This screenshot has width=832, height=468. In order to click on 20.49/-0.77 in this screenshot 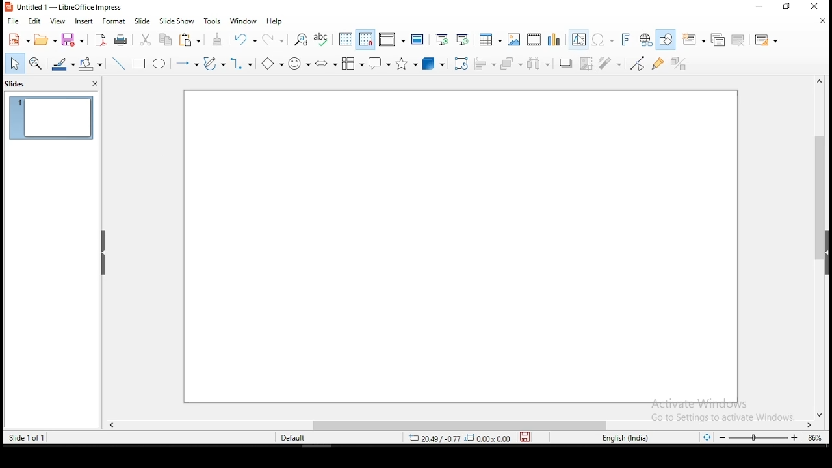, I will do `click(435, 439)`.